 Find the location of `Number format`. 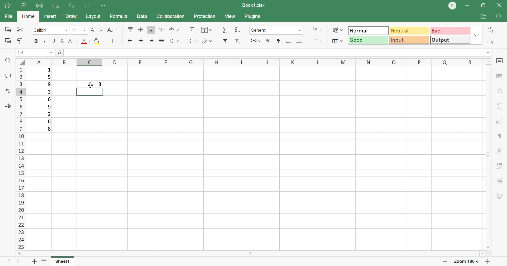

Number format is located at coordinates (276, 30).